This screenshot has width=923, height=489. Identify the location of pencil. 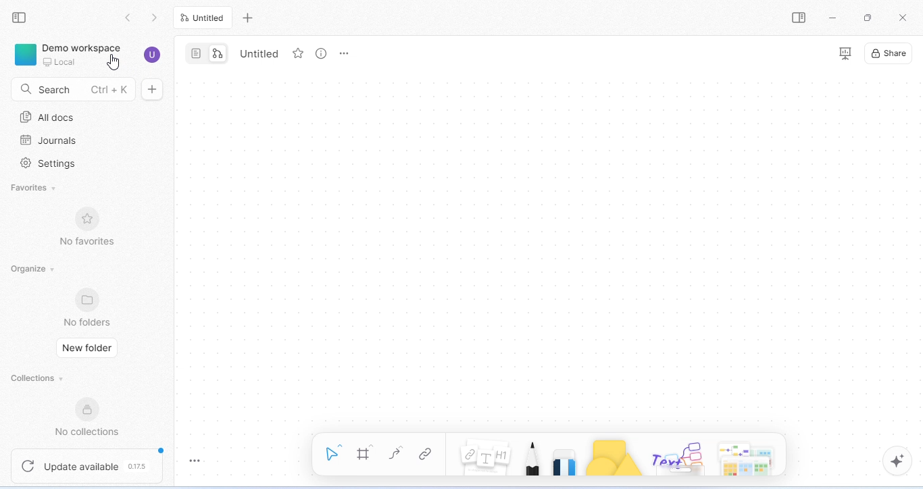
(534, 457).